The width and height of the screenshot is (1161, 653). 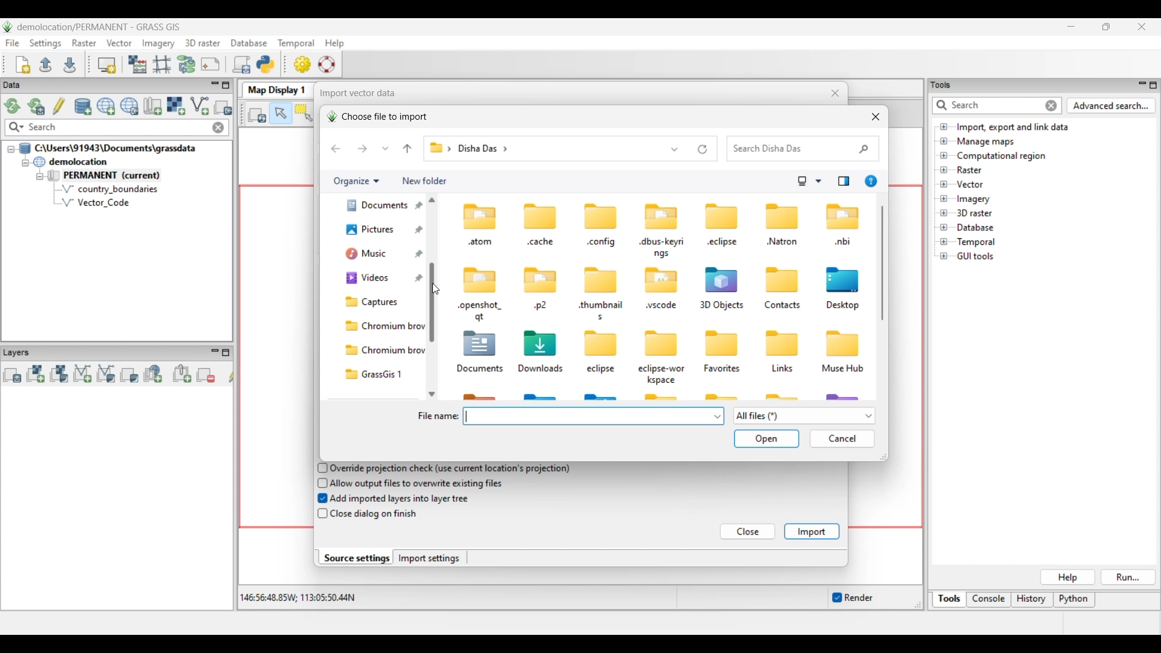 What do you see at coordinates (334, 43) in the screenshot?
I see `Help menu` at bounding box center [334, 43].